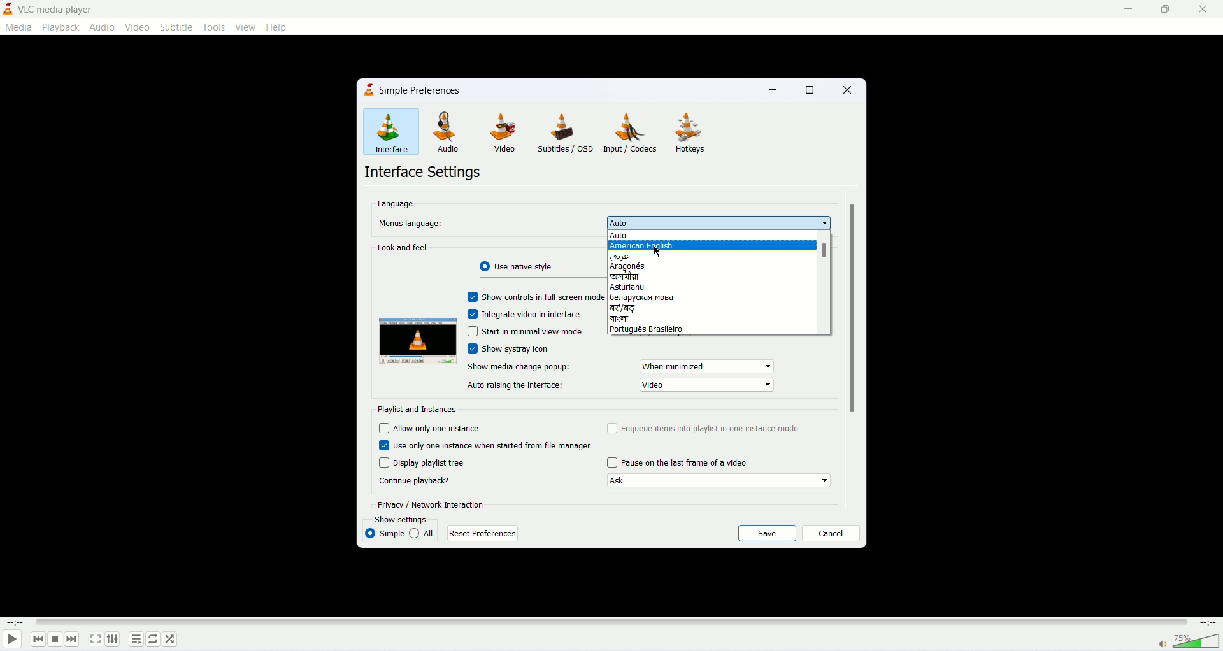 The image size is (1223, 651). Describe the element at coordinates (418, 409) in the screenshot. I see `playlist and instances` at that location.